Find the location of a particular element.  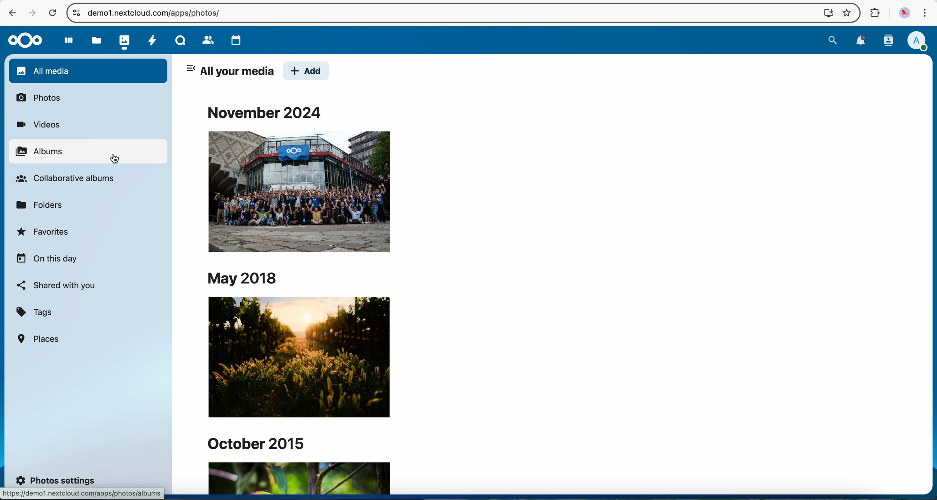

photos is located at coordinates (123, 40).